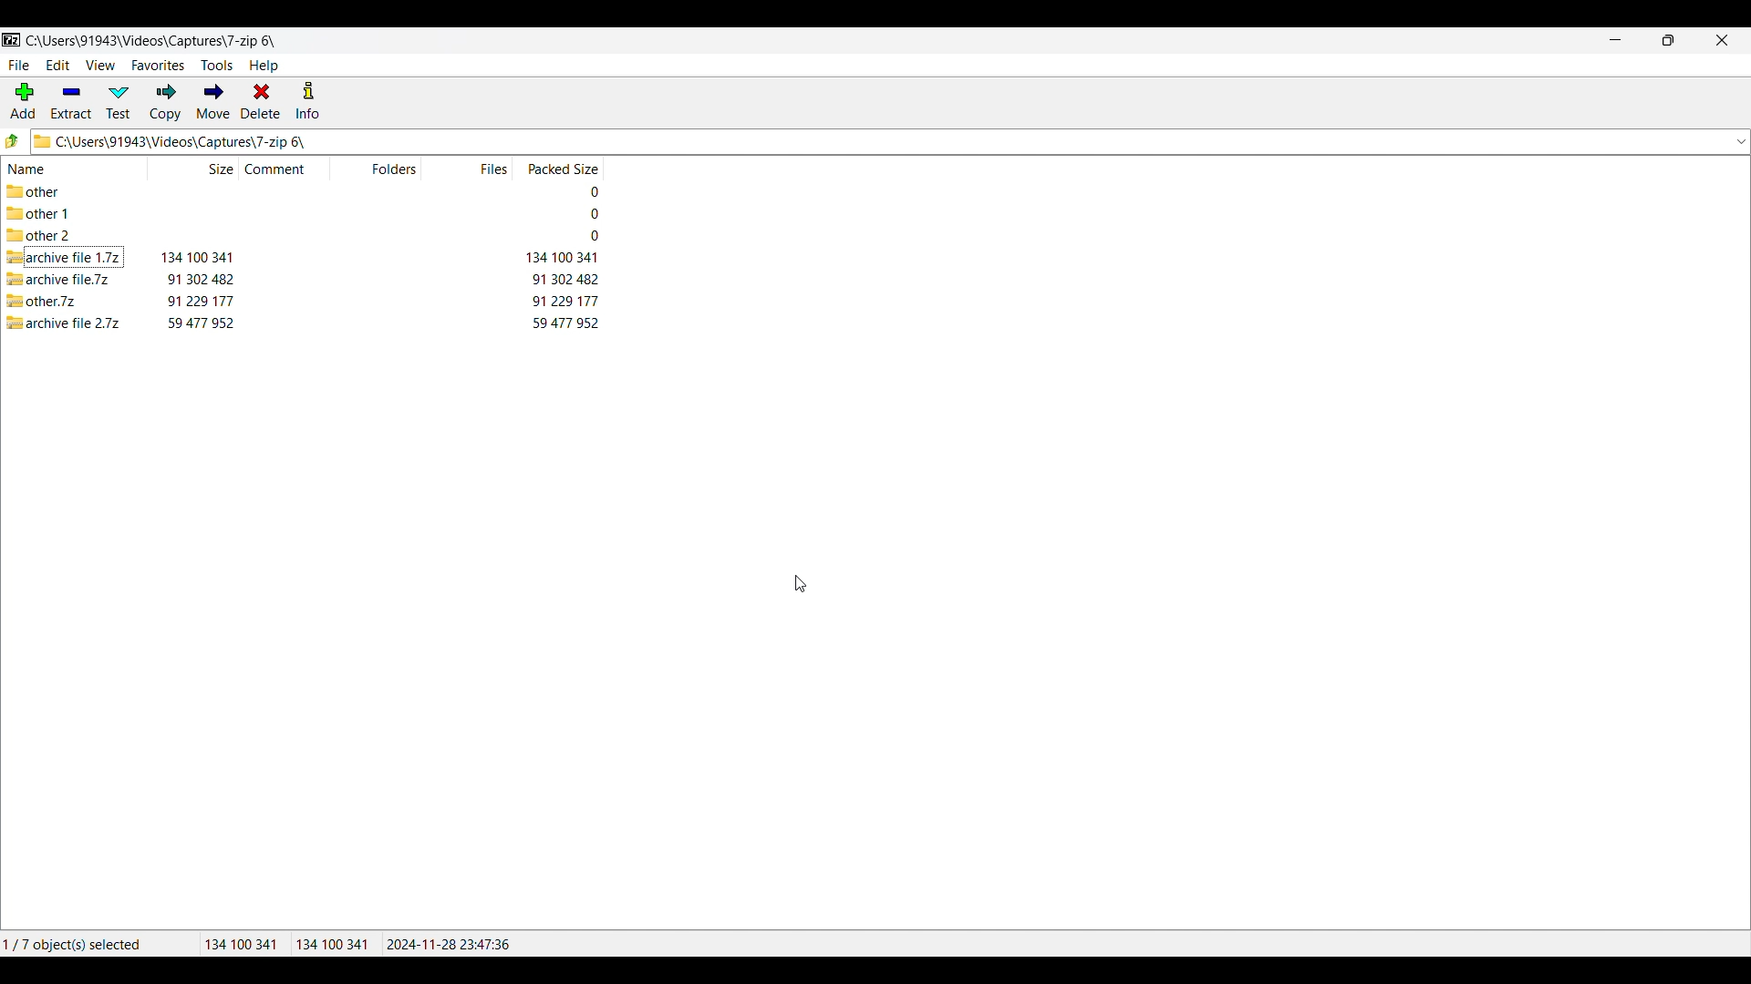 The width and height of the screenshot is (1751, 984). What do you see at coordinates (565, 279) in the screenshot?
I see `packed size` at bounding box center [565, 279].